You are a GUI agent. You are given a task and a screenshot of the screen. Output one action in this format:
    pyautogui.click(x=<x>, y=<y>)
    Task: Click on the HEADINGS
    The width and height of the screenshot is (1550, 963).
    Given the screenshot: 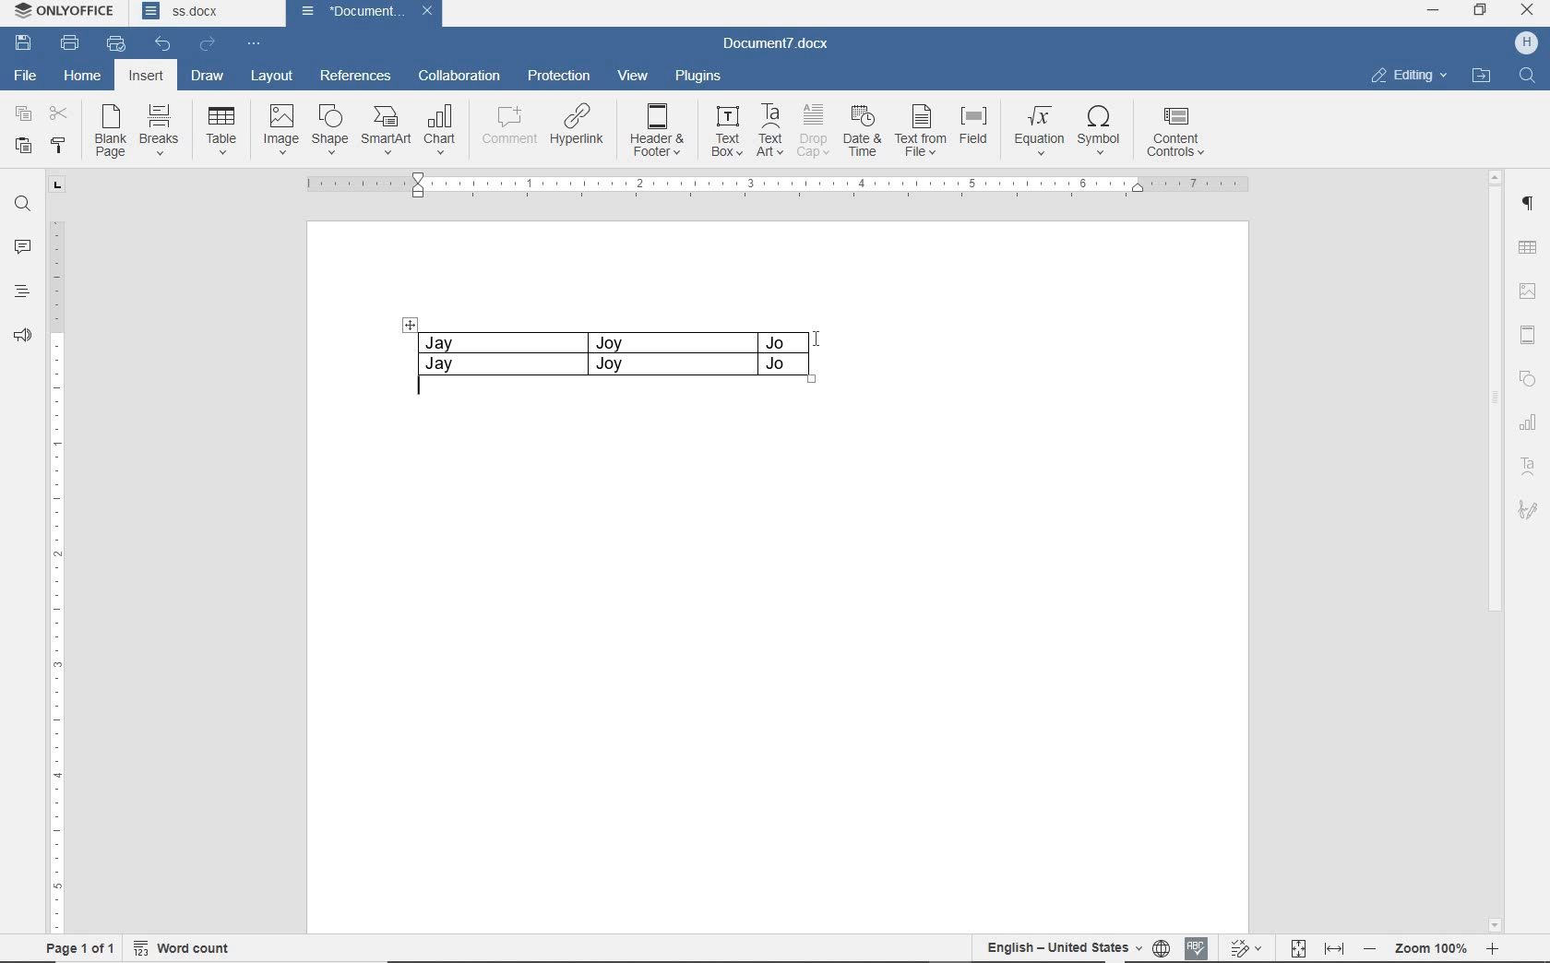 What is the action you would take?
    pyautogui.click(x=21, y=293)
    